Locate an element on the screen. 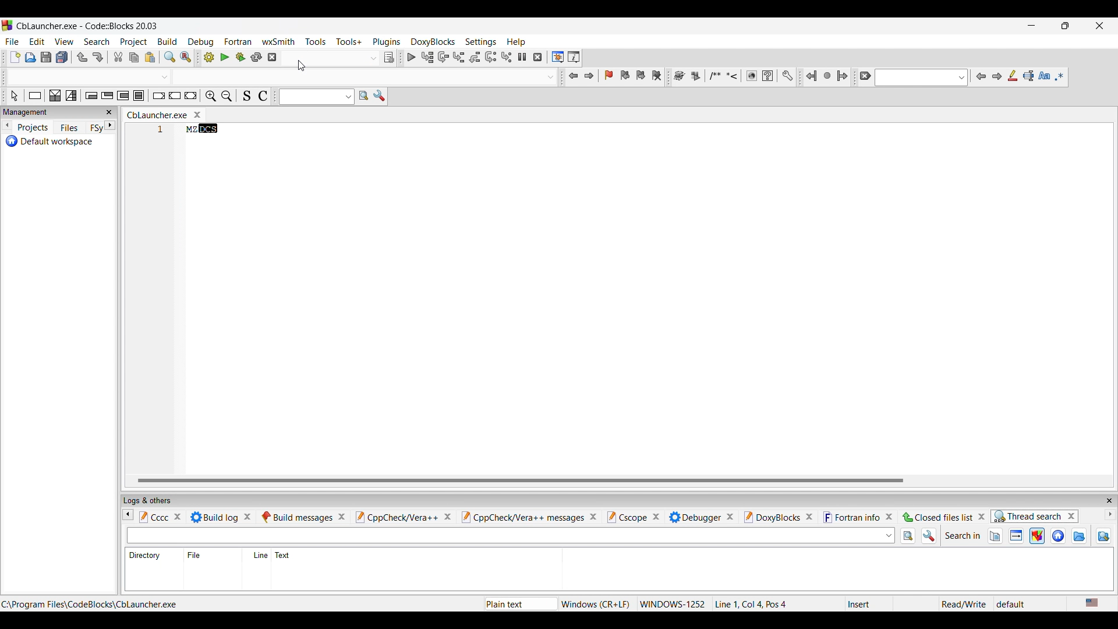  Stop debugger is located at coordinates (537, 57).